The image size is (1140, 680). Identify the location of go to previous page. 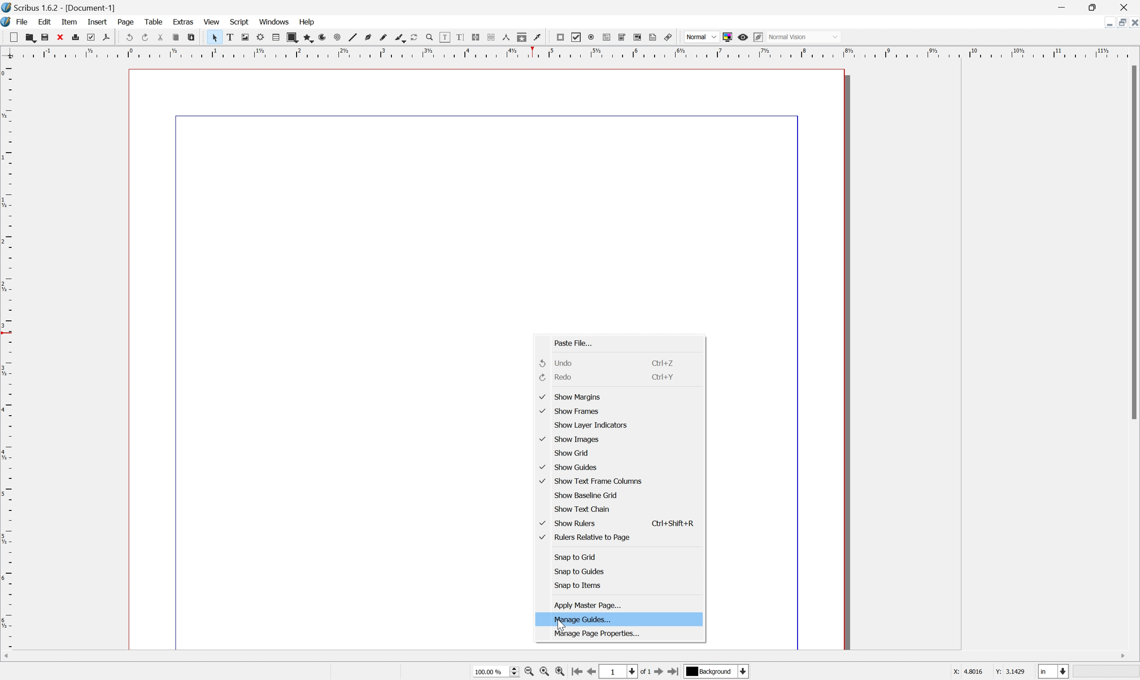
(591, 673).